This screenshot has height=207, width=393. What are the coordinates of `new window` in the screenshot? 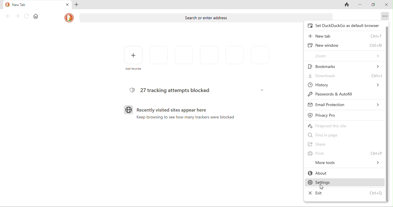 It's located at (344, 45).